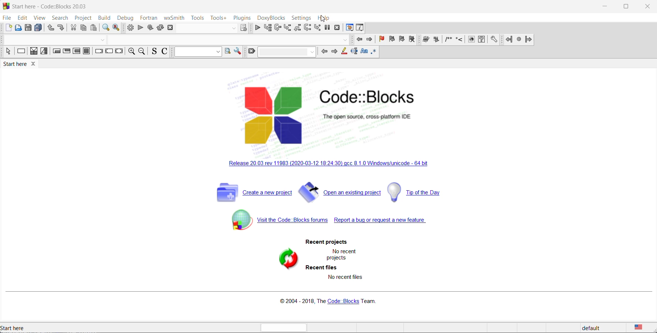  Describe the element at coordinates (343, 115) in the screenshot. I see `logo` at that location.